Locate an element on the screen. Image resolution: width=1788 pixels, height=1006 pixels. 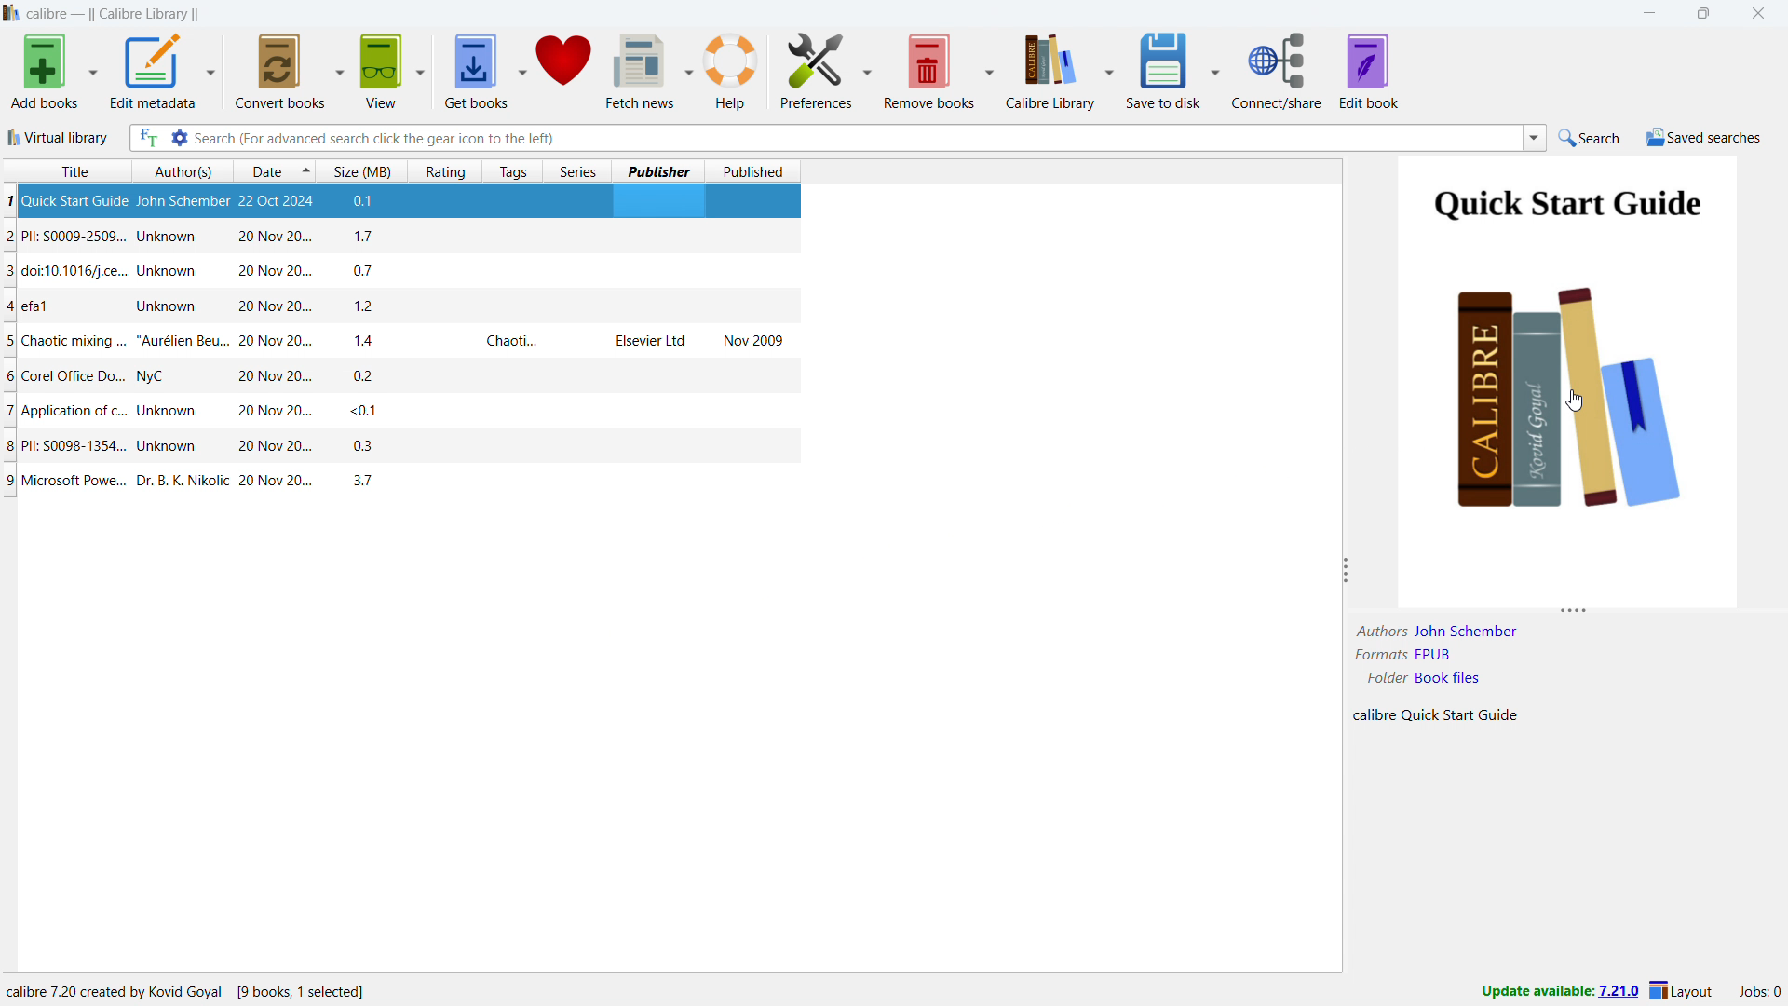
efal  is located at coordinates (44, 306).